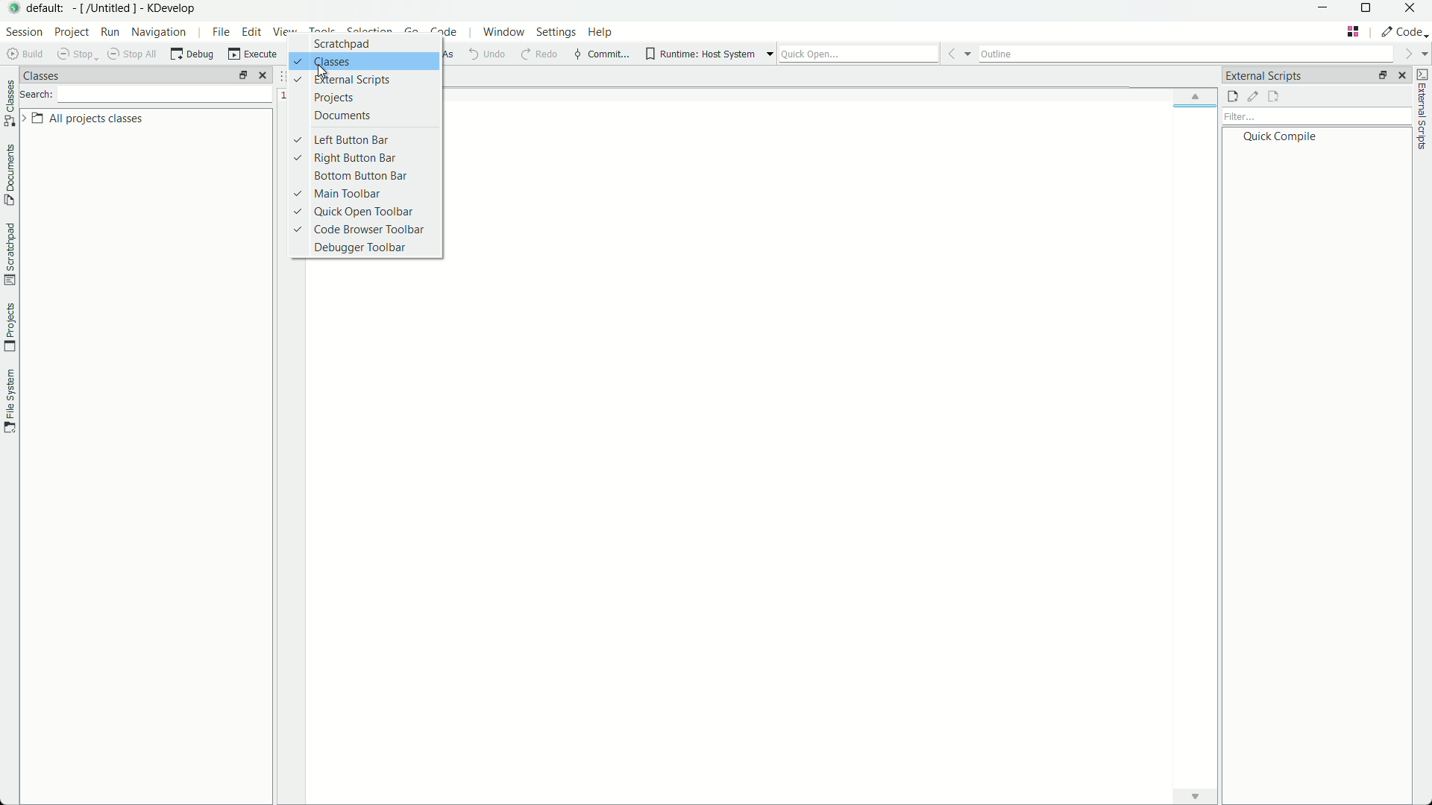  I want to click on code browser toolbar, so click(360, 227).